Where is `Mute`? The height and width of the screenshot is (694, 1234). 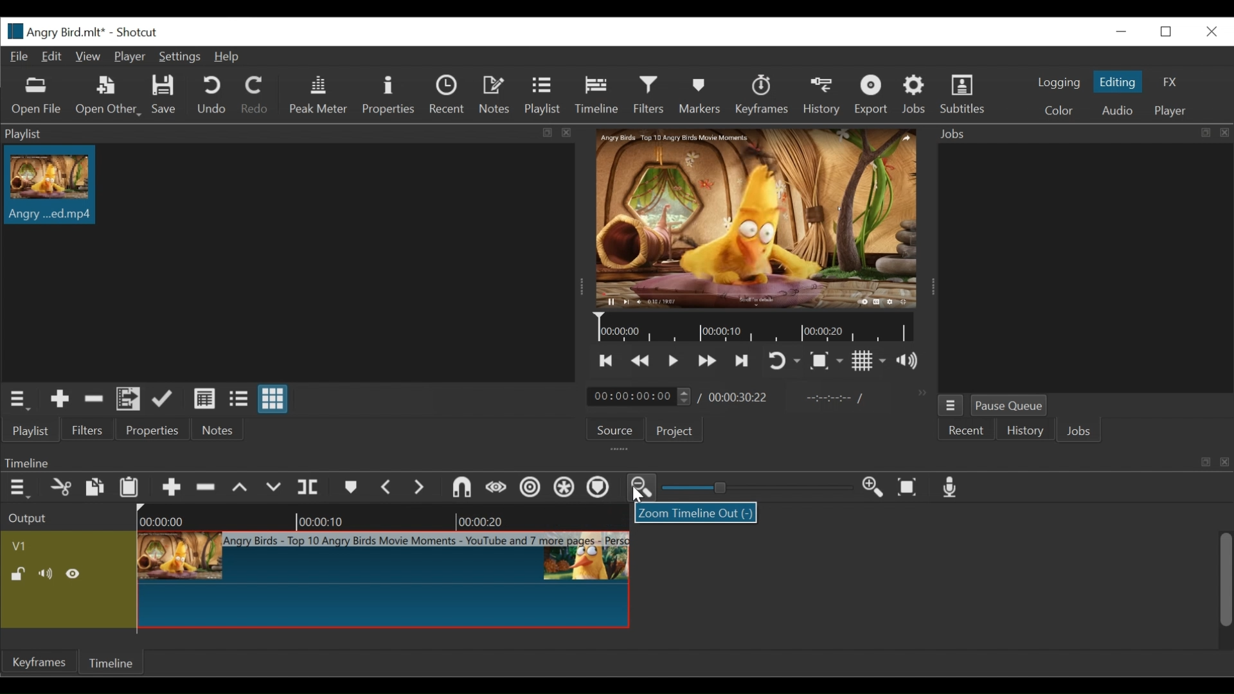 Mute is located at coordinates (46, 573).